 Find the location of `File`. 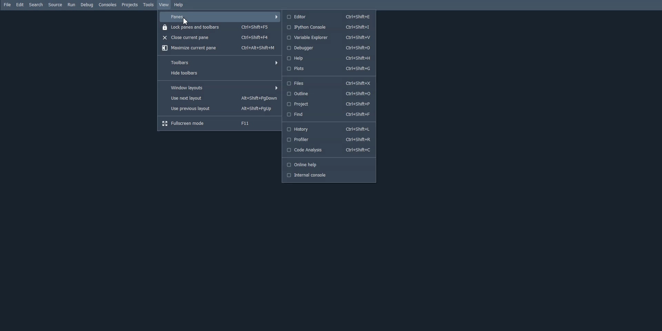

File is located at coordinates (7, 5).